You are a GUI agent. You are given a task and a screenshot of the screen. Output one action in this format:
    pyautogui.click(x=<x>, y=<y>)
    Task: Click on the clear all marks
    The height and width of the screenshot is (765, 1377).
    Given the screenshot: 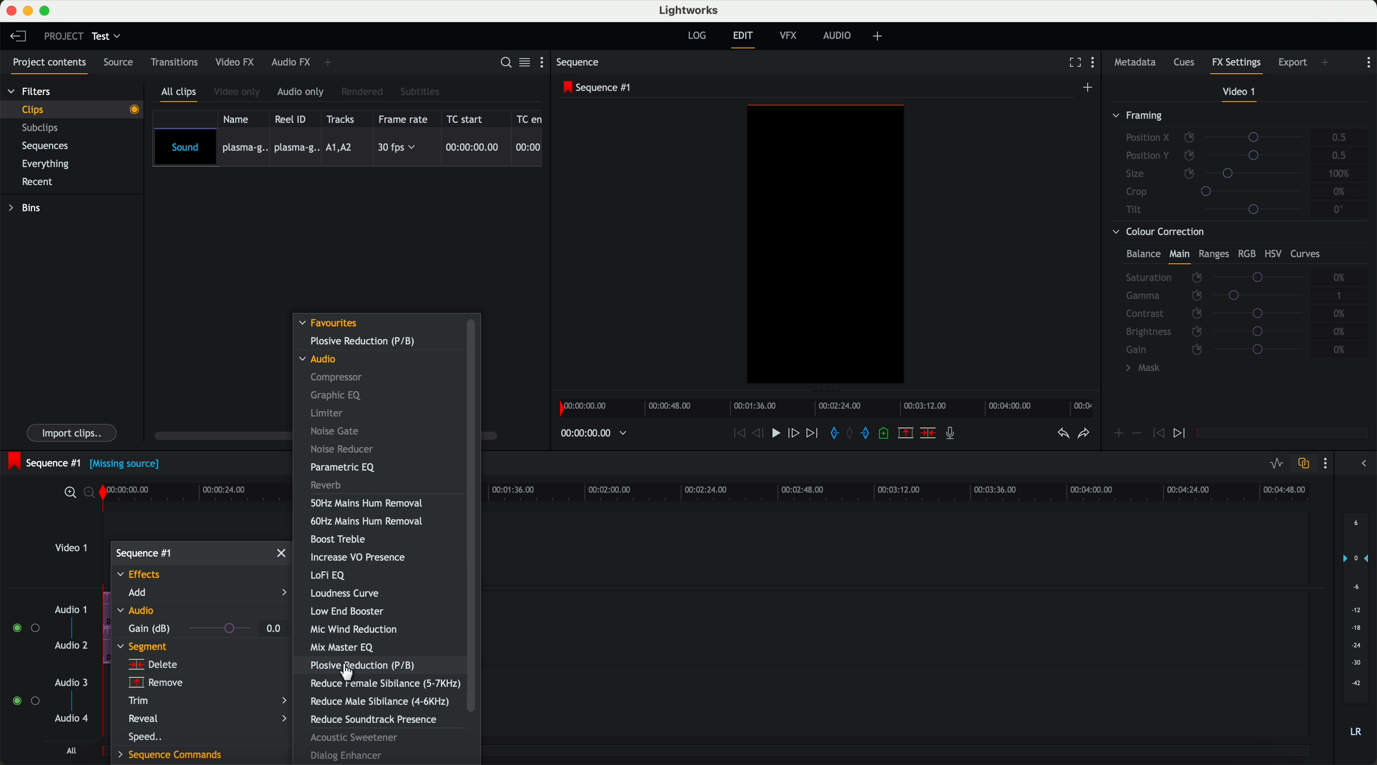 What is the action you would take?
    pyautogui.click(x=852, y=434)
    